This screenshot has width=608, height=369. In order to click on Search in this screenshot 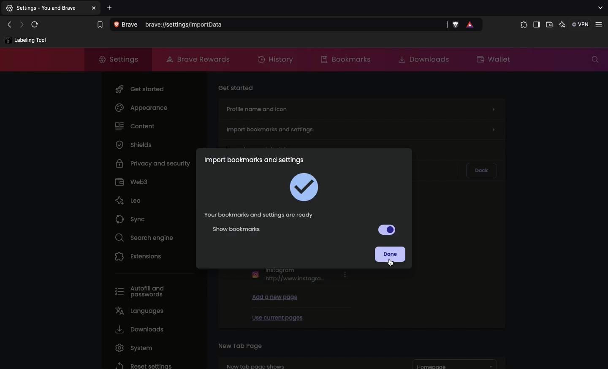, I will do `click(595, 60)`.